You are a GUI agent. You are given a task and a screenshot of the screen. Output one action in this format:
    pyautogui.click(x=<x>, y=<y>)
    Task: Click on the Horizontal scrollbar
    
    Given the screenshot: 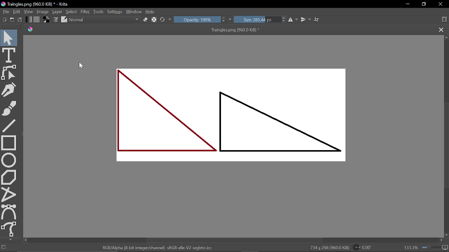 What is the action you would take?
    pyautogui.click(x=234, y=240)
    